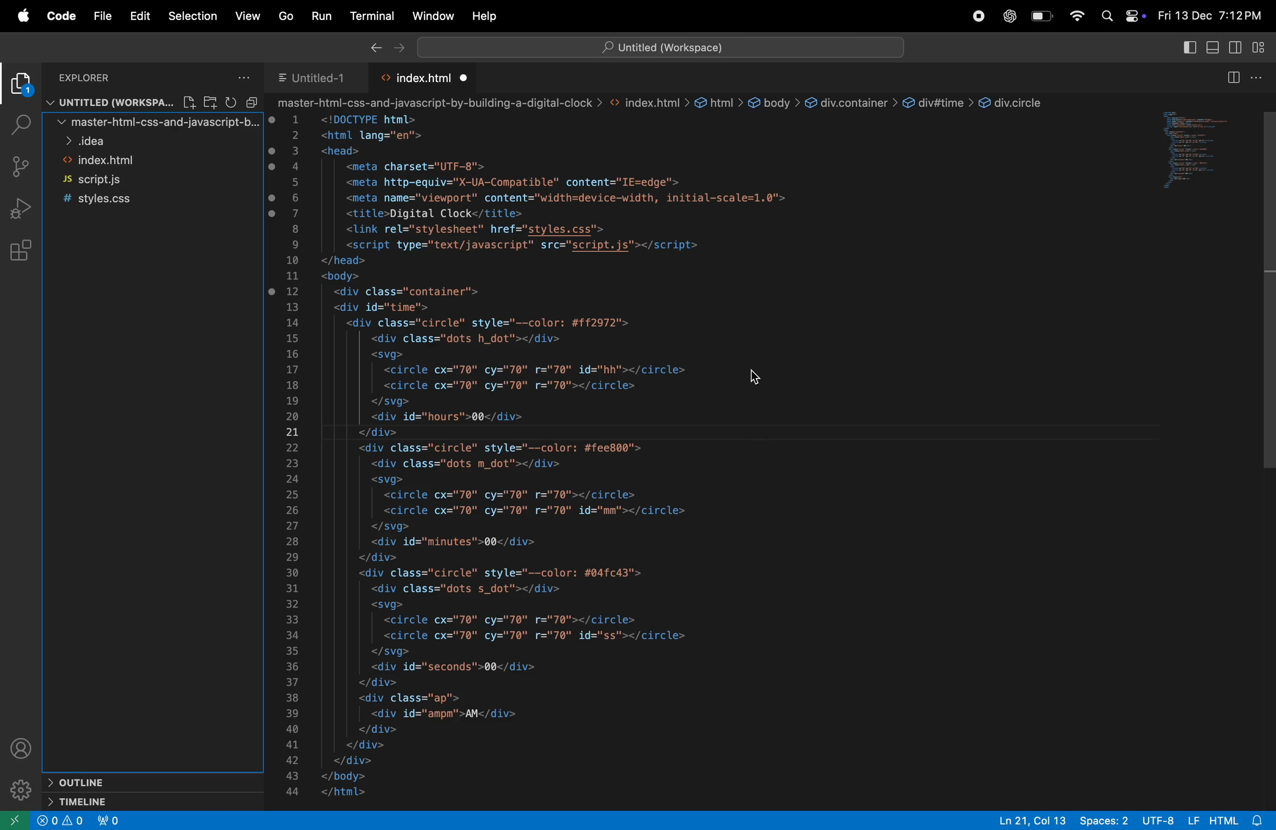 This screenshot has width=1276, height=830. What do you see at coordinates (114, 802) in the screenshot?
I see `timeline` at bounding box center [114, 802].